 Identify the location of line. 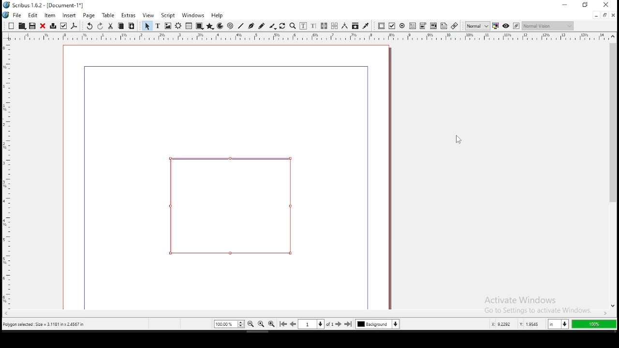
(241, 26).